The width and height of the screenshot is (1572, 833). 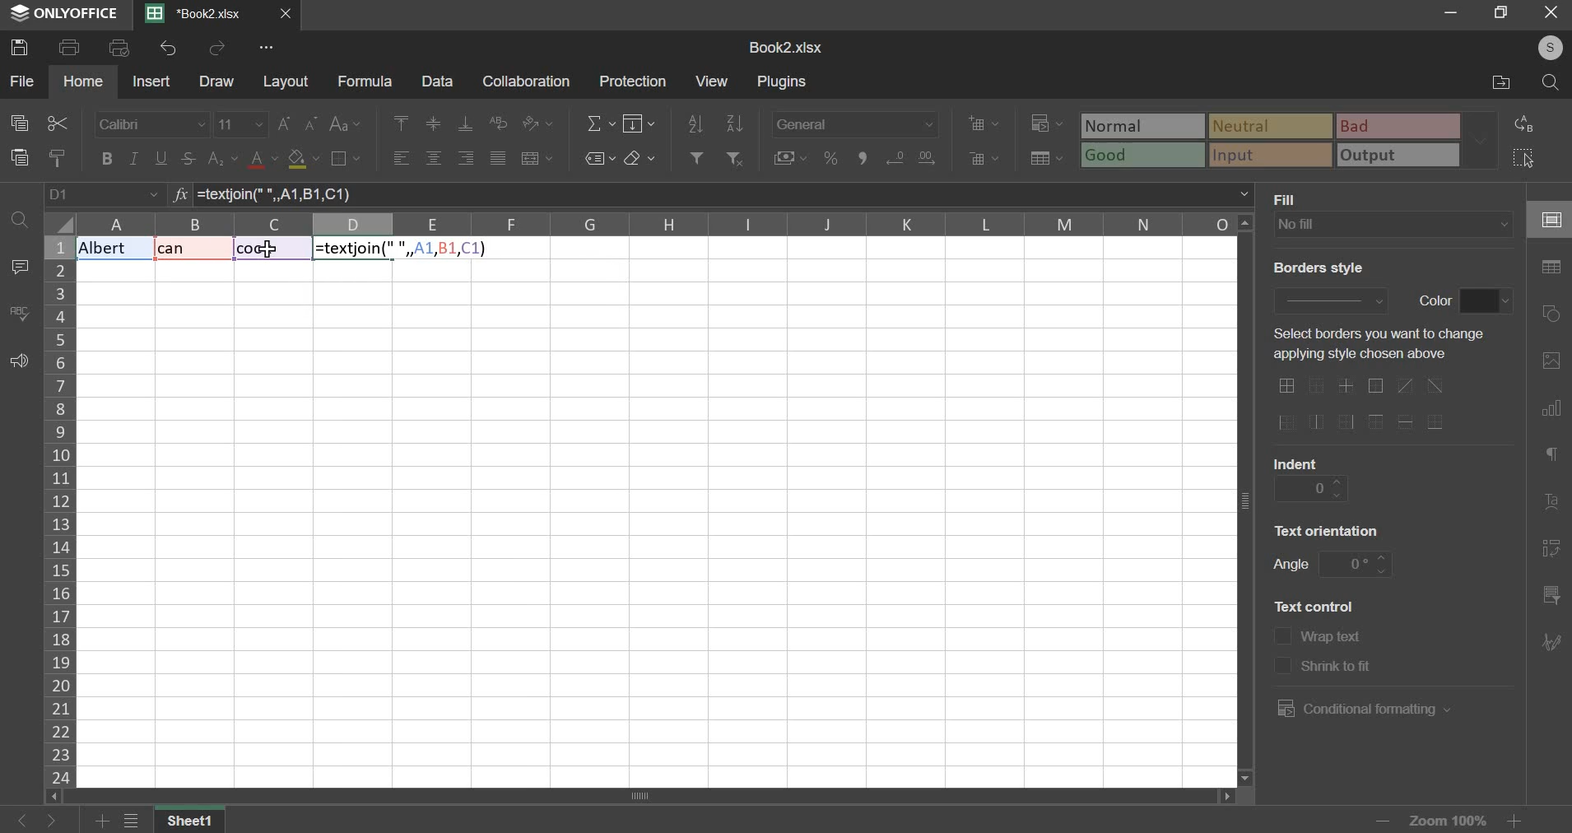 I want to click on =textjoin(" ", A1, B1, C1), so click(x=724, y=194).